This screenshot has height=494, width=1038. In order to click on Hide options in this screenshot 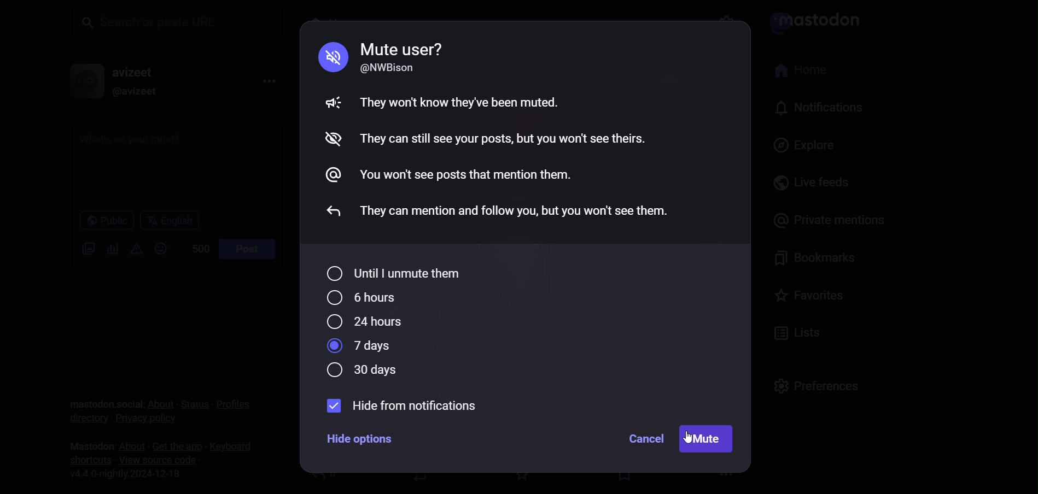, I will do `click(364, 439)`.